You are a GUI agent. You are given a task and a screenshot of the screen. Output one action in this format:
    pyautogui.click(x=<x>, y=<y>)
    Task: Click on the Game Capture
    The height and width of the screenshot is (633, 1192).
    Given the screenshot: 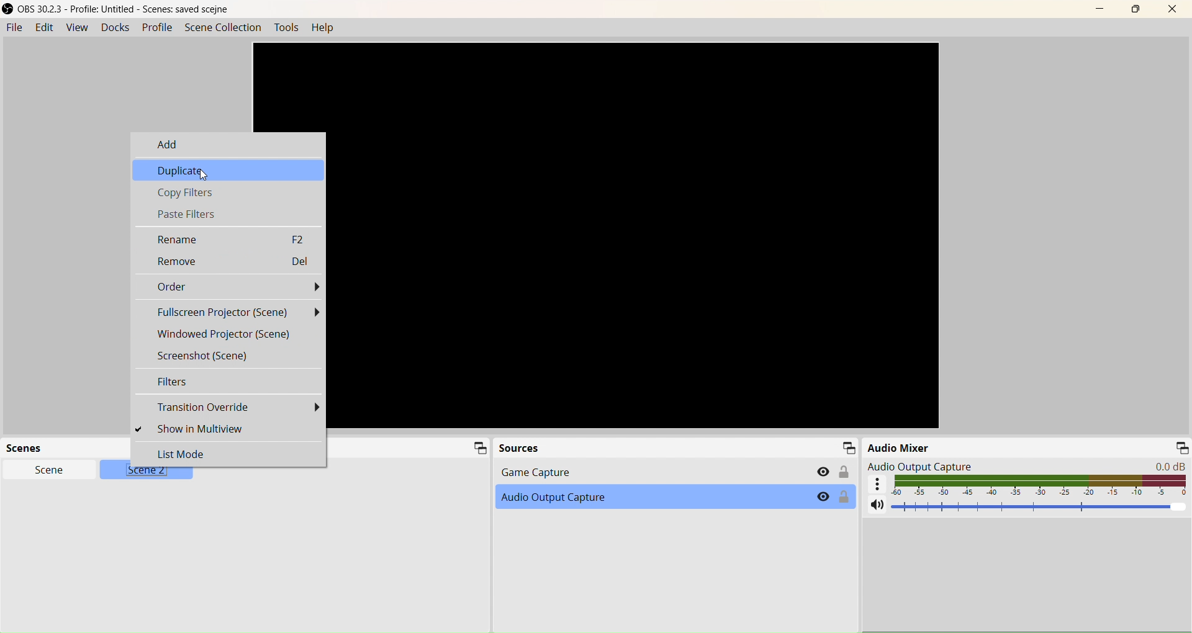 What is the action you would take?
    pyautogui.click(x=674, y=471)
    